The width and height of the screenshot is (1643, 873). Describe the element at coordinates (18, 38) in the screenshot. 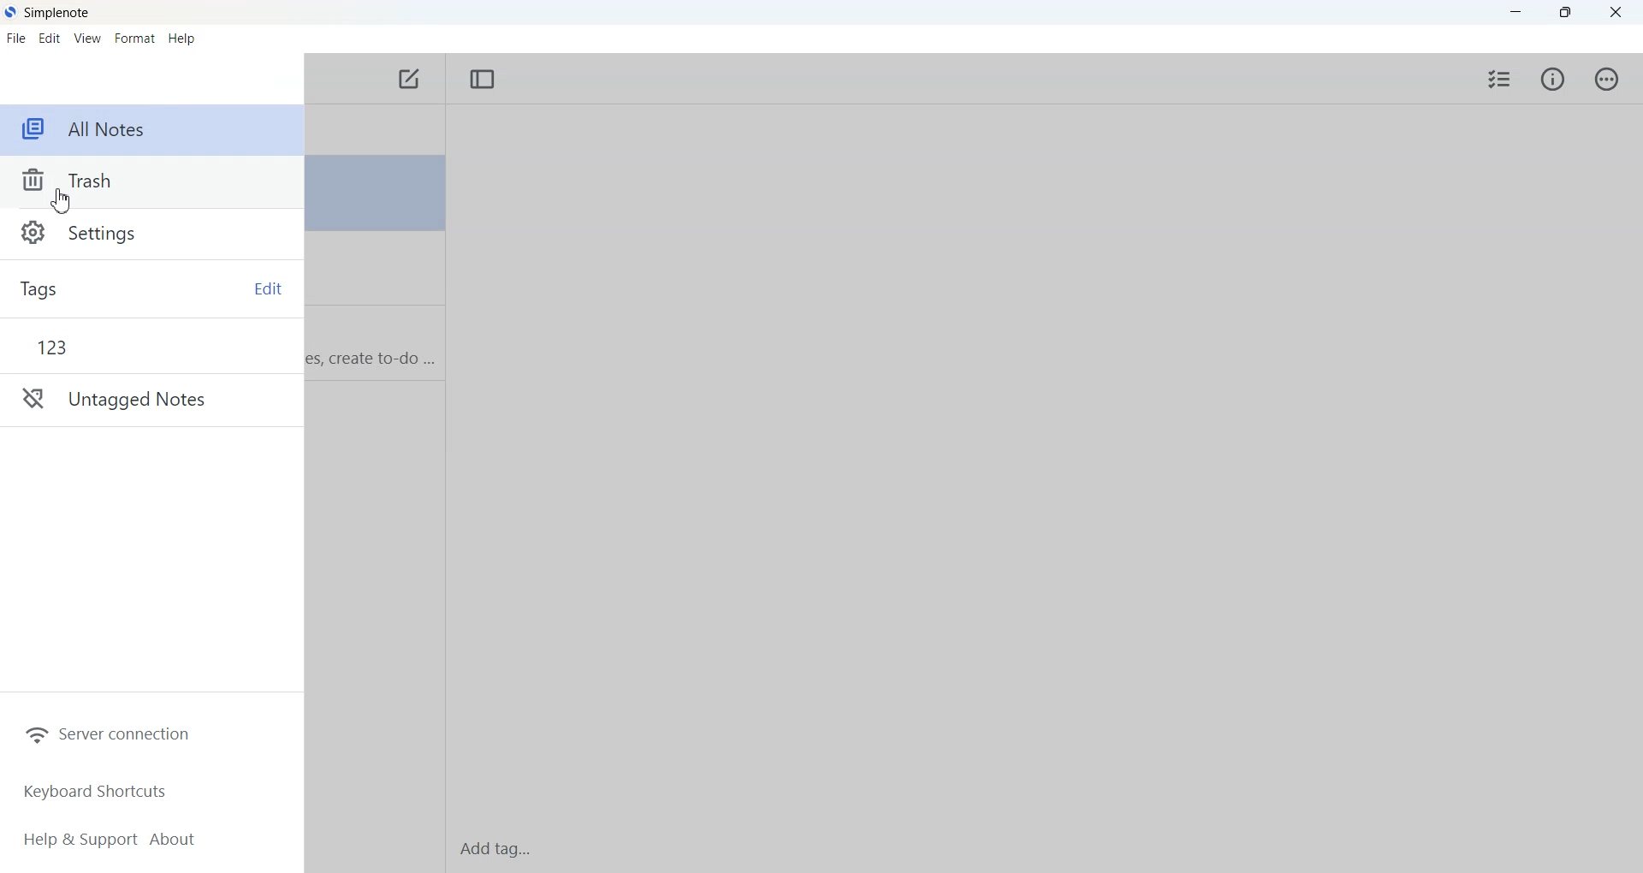

I see `File` at that location.